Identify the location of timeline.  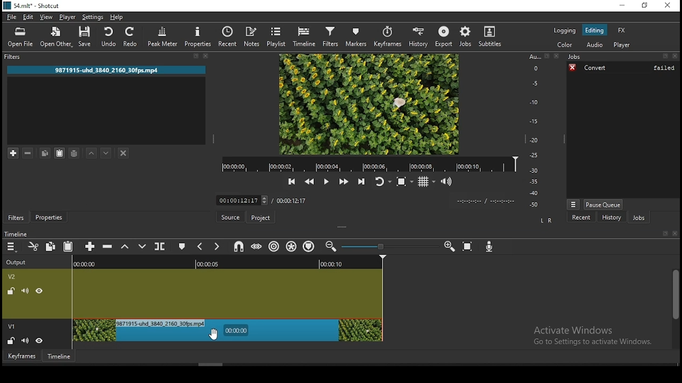
(17, 235).